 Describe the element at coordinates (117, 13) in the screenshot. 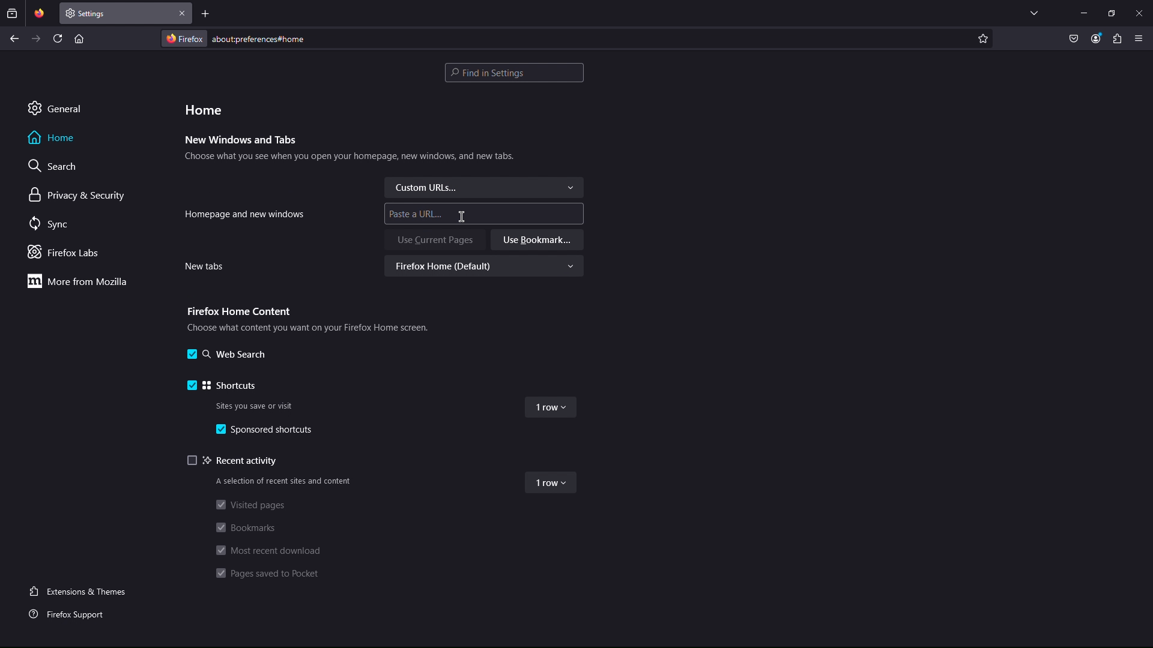

I see `New Tab` at that location.